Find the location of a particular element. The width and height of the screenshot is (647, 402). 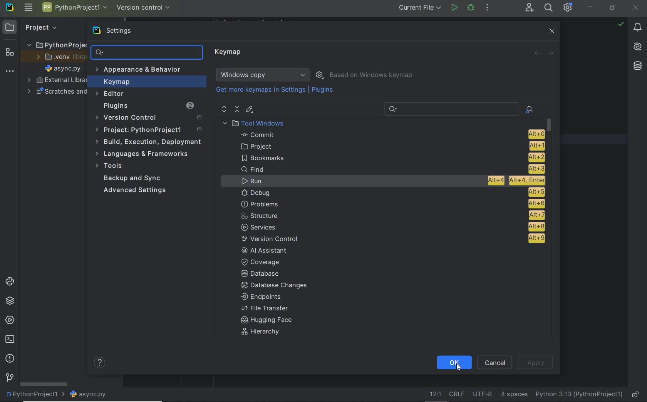

PythonProject is located at coordinates (57, 45).